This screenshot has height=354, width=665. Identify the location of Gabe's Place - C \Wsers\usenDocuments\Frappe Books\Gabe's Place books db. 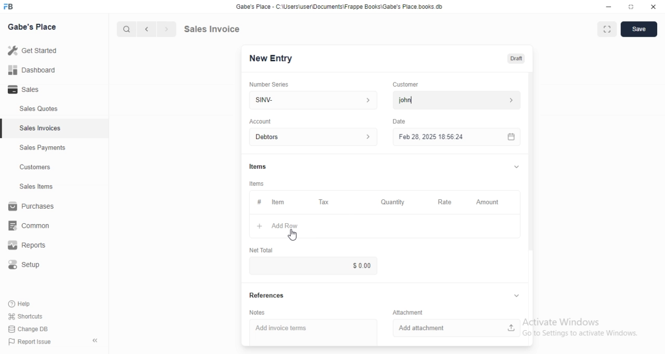
(342, 8).